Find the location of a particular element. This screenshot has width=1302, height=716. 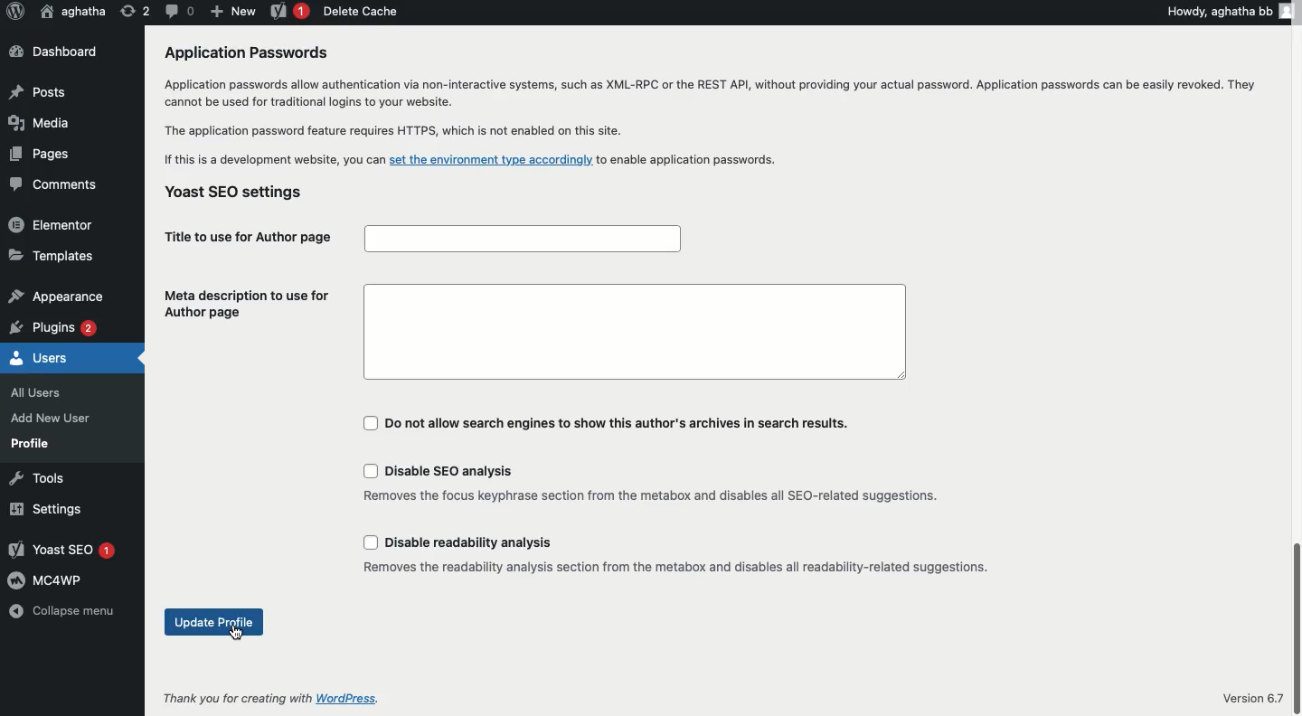

Elementor is located at coordinates (52, 223).